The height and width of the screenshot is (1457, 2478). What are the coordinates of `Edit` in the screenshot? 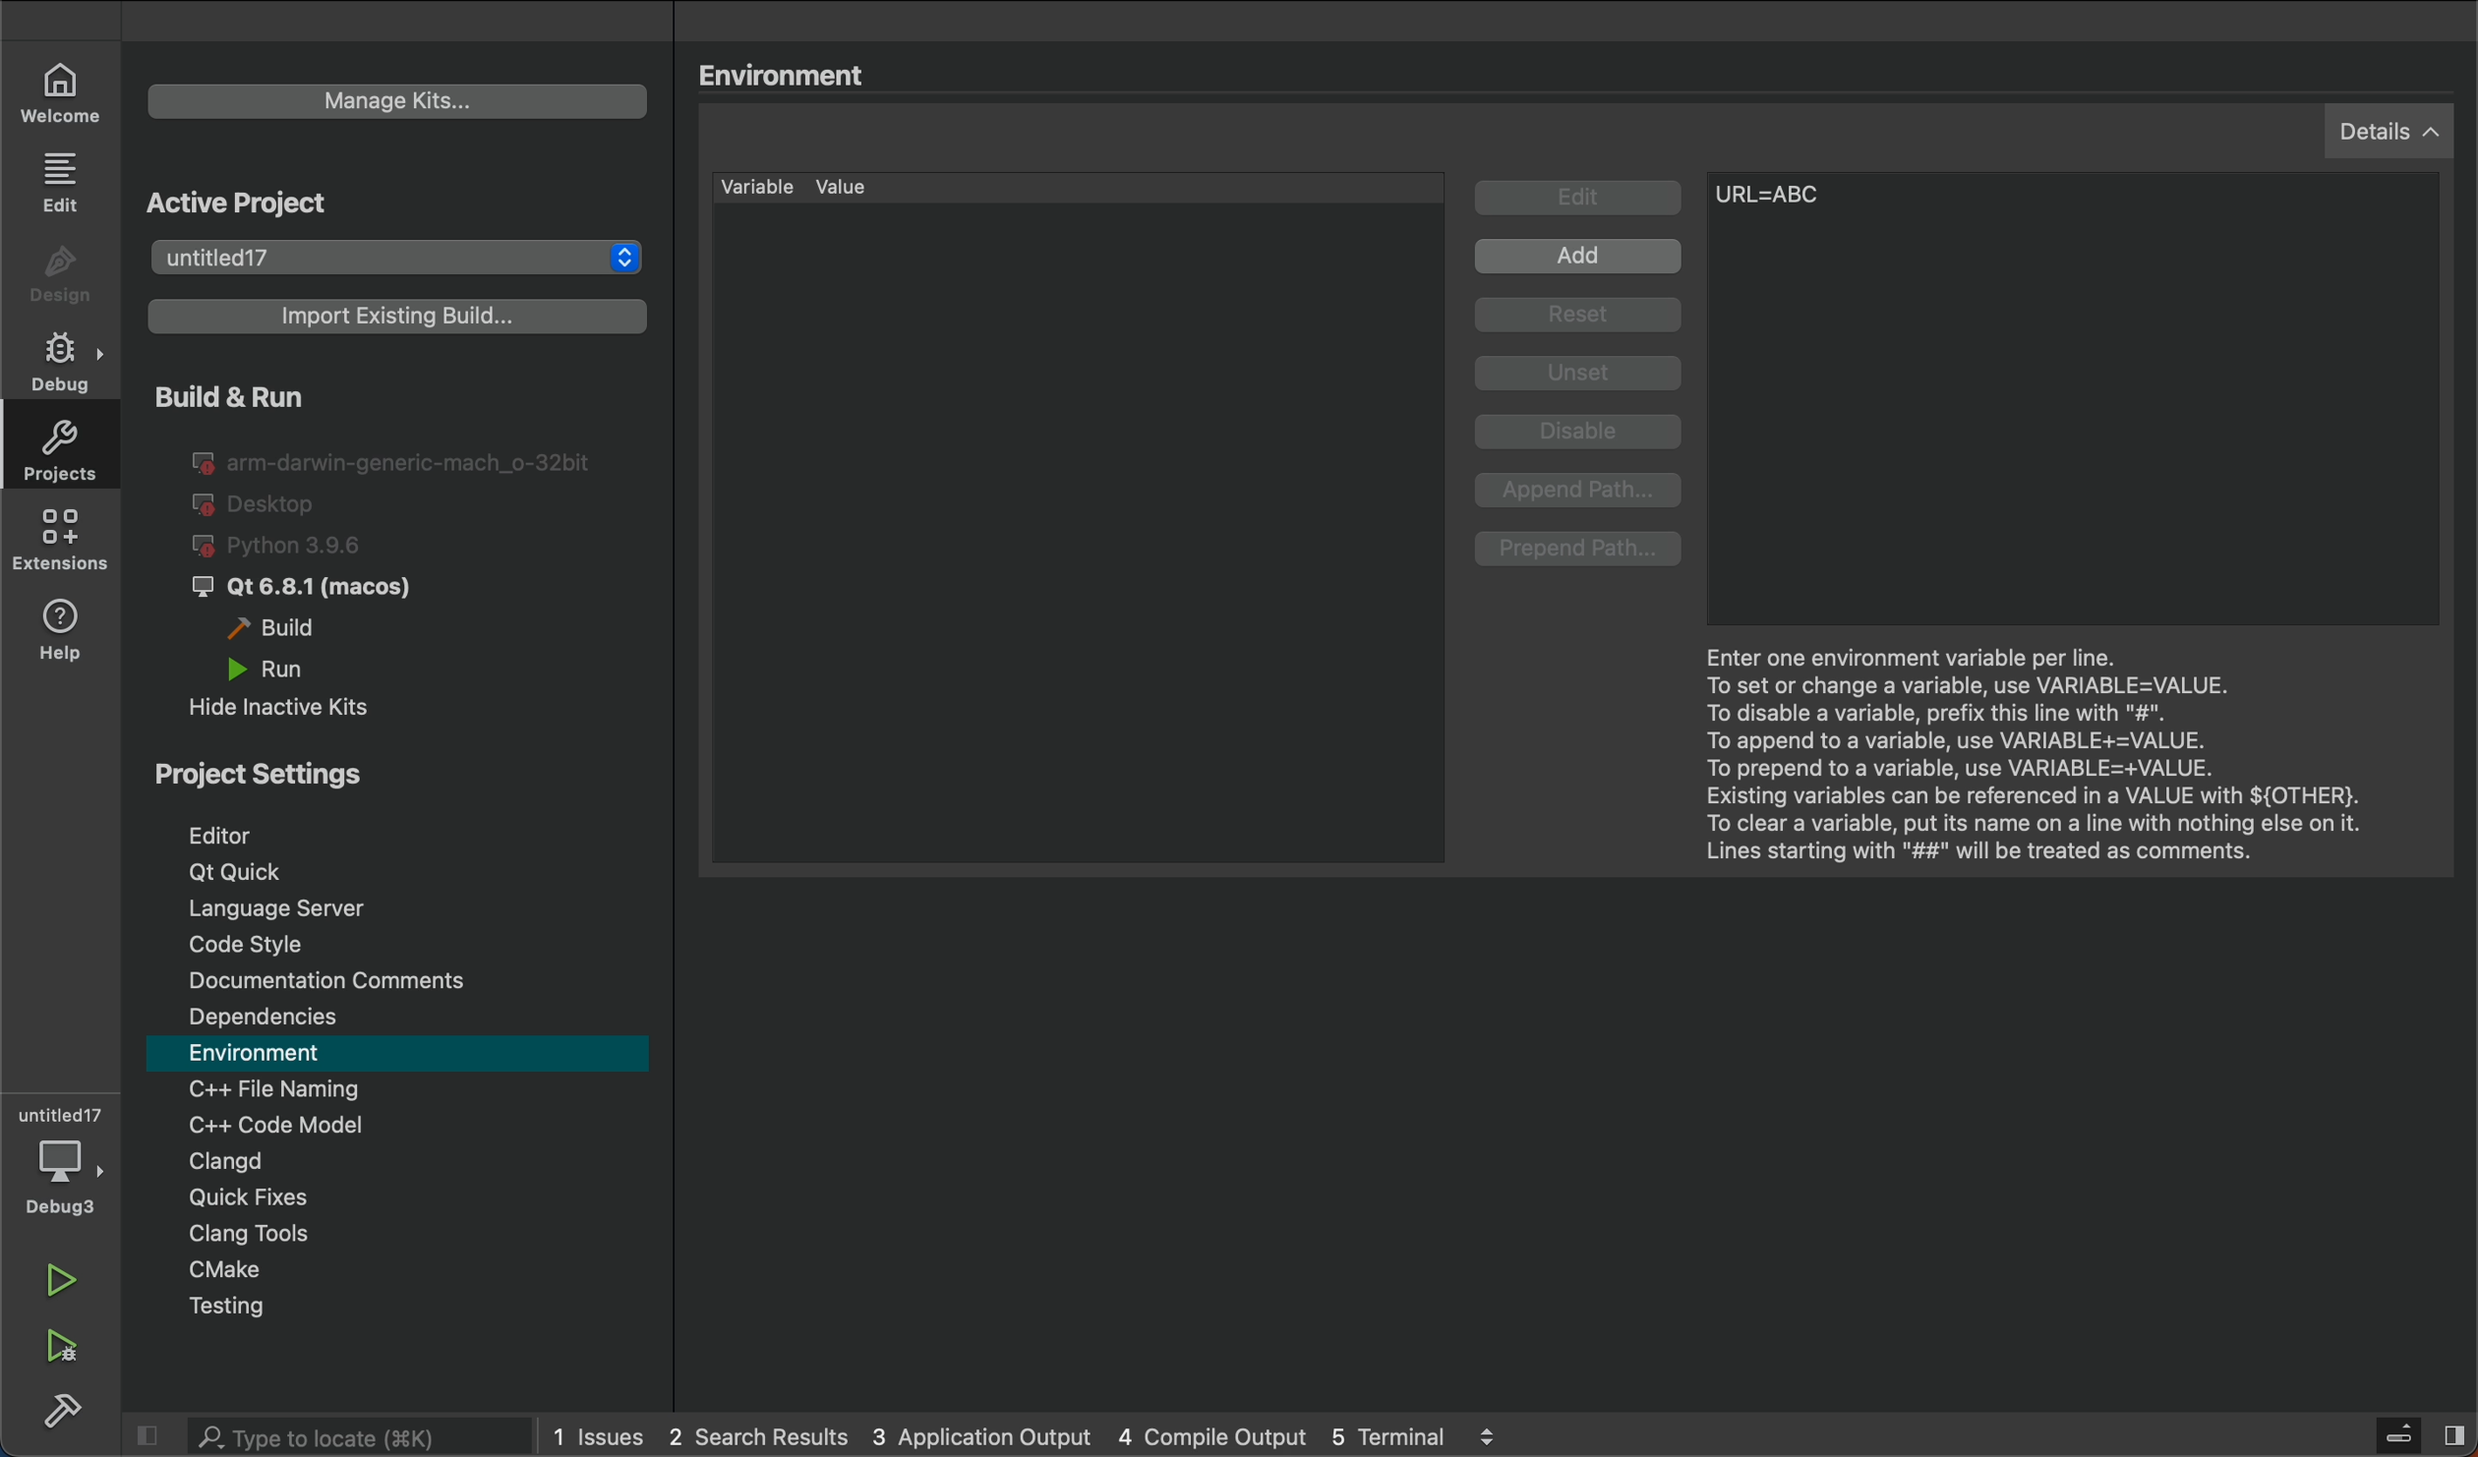 It's located at (1581, 200).